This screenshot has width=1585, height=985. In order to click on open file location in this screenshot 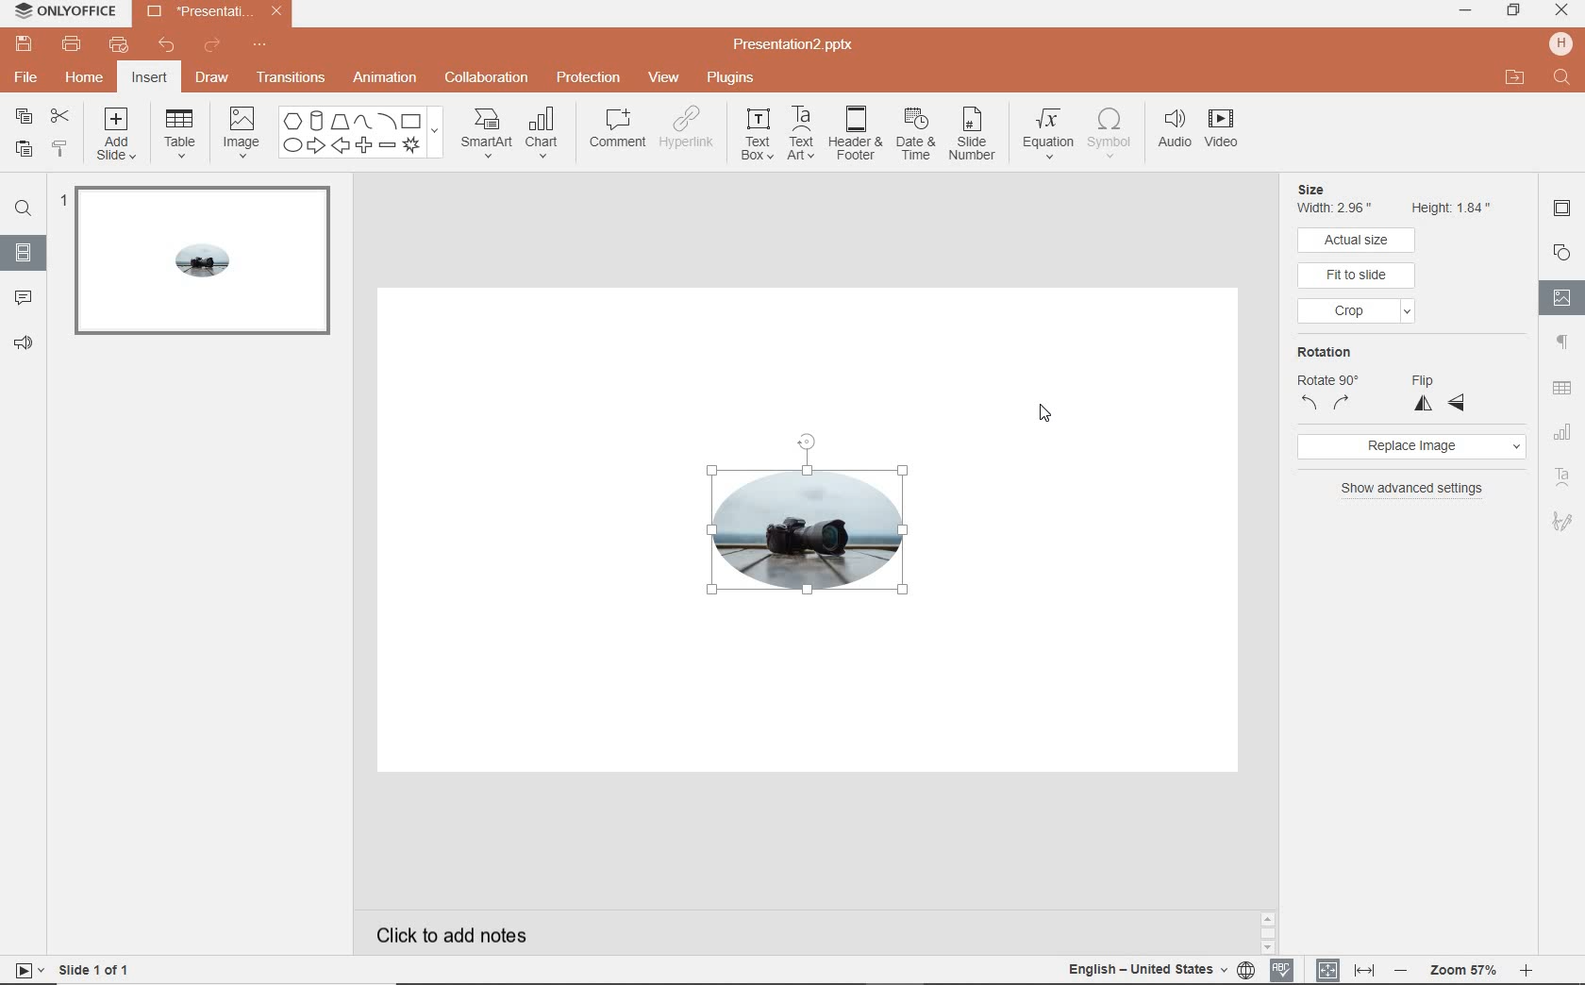, I will do `click(1514, 78)`.